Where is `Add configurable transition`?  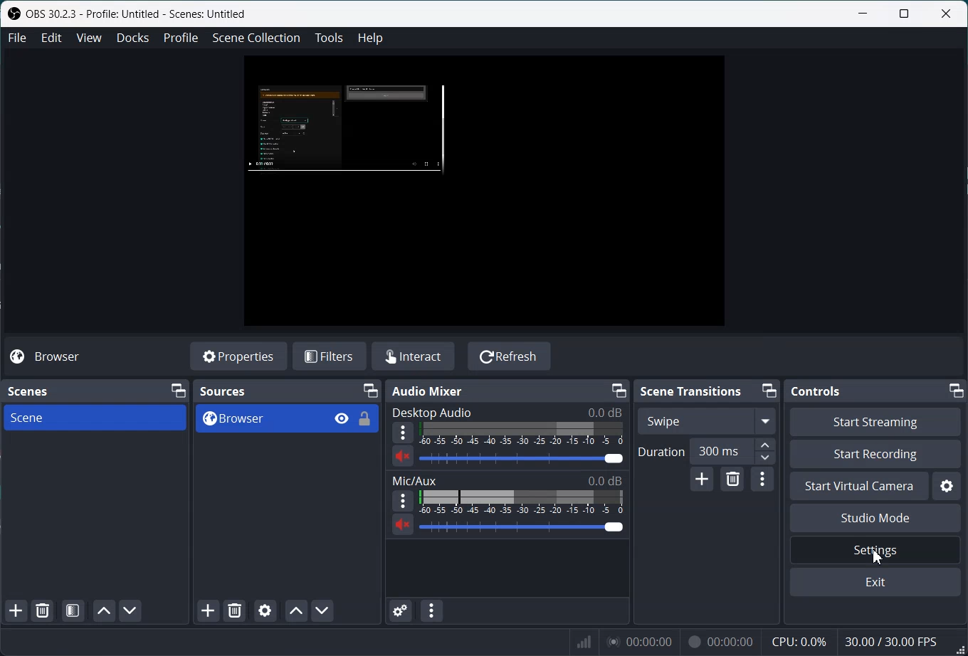 Add configurable transition is located at coordinates (701, 480).